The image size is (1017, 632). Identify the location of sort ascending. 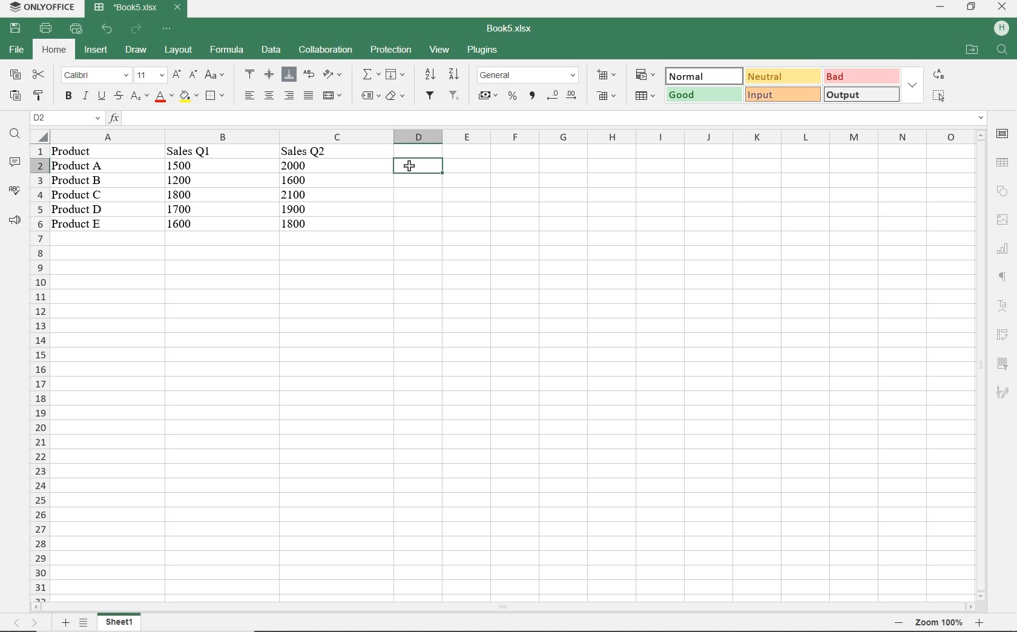
(430, 74).